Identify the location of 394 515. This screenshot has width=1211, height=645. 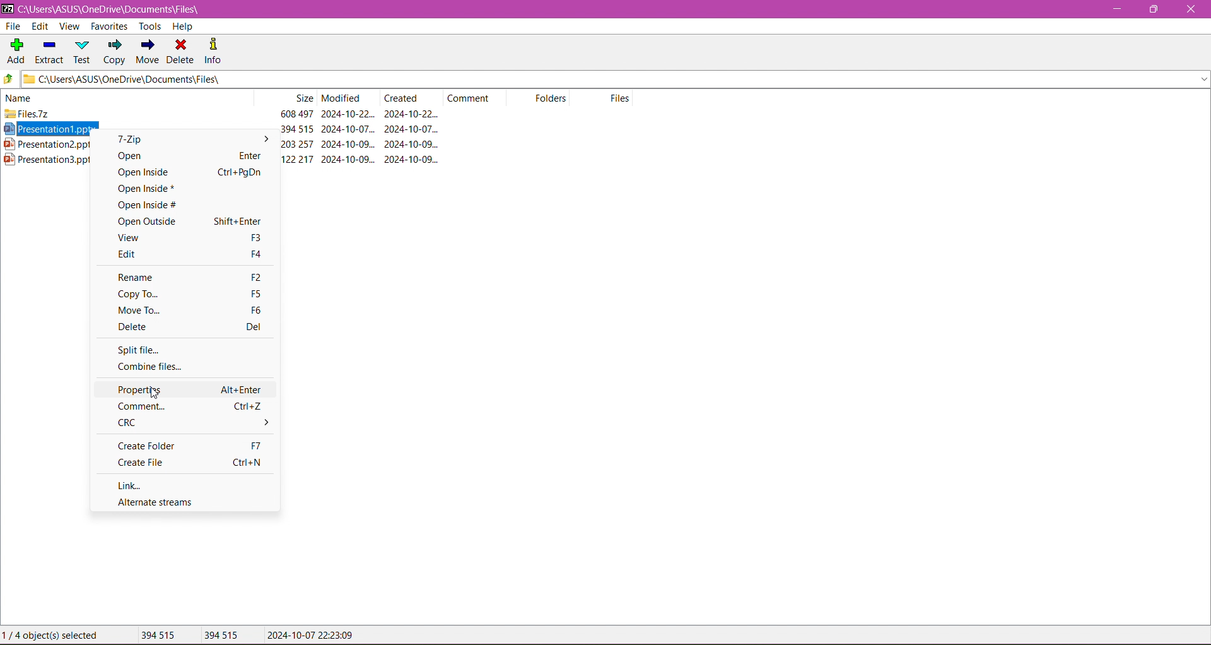
(159, 634).